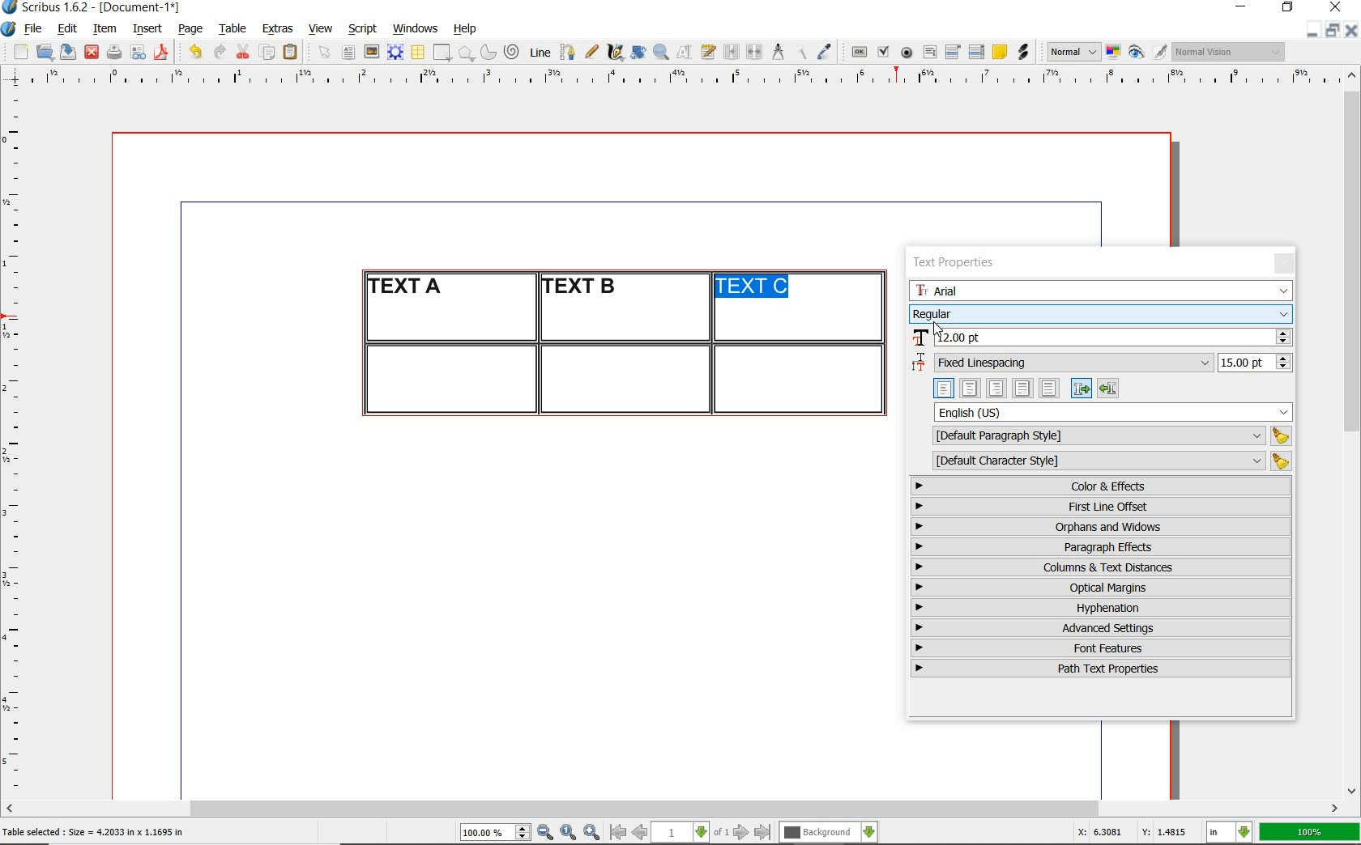 Image resolution: width=1361 pixels, height=845 pixels. Describe the element at coordinates (824, 53) in the screenshot. I see `eye dropper` at that location.